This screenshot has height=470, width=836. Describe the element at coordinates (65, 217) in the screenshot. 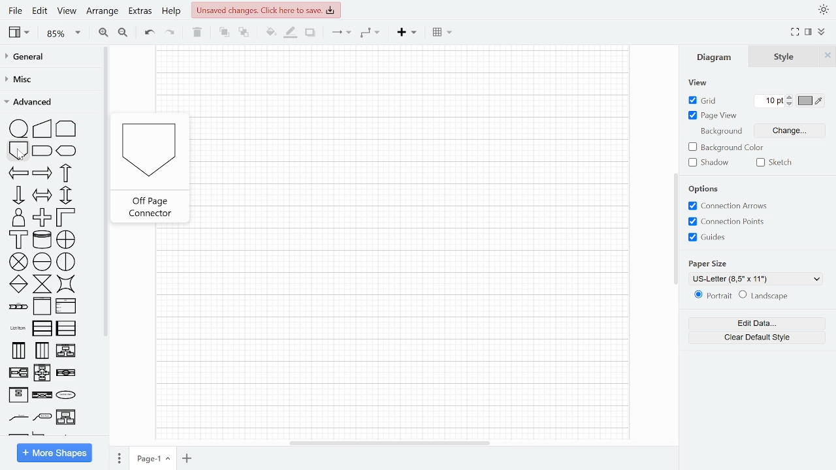

I see `corner` at that location.